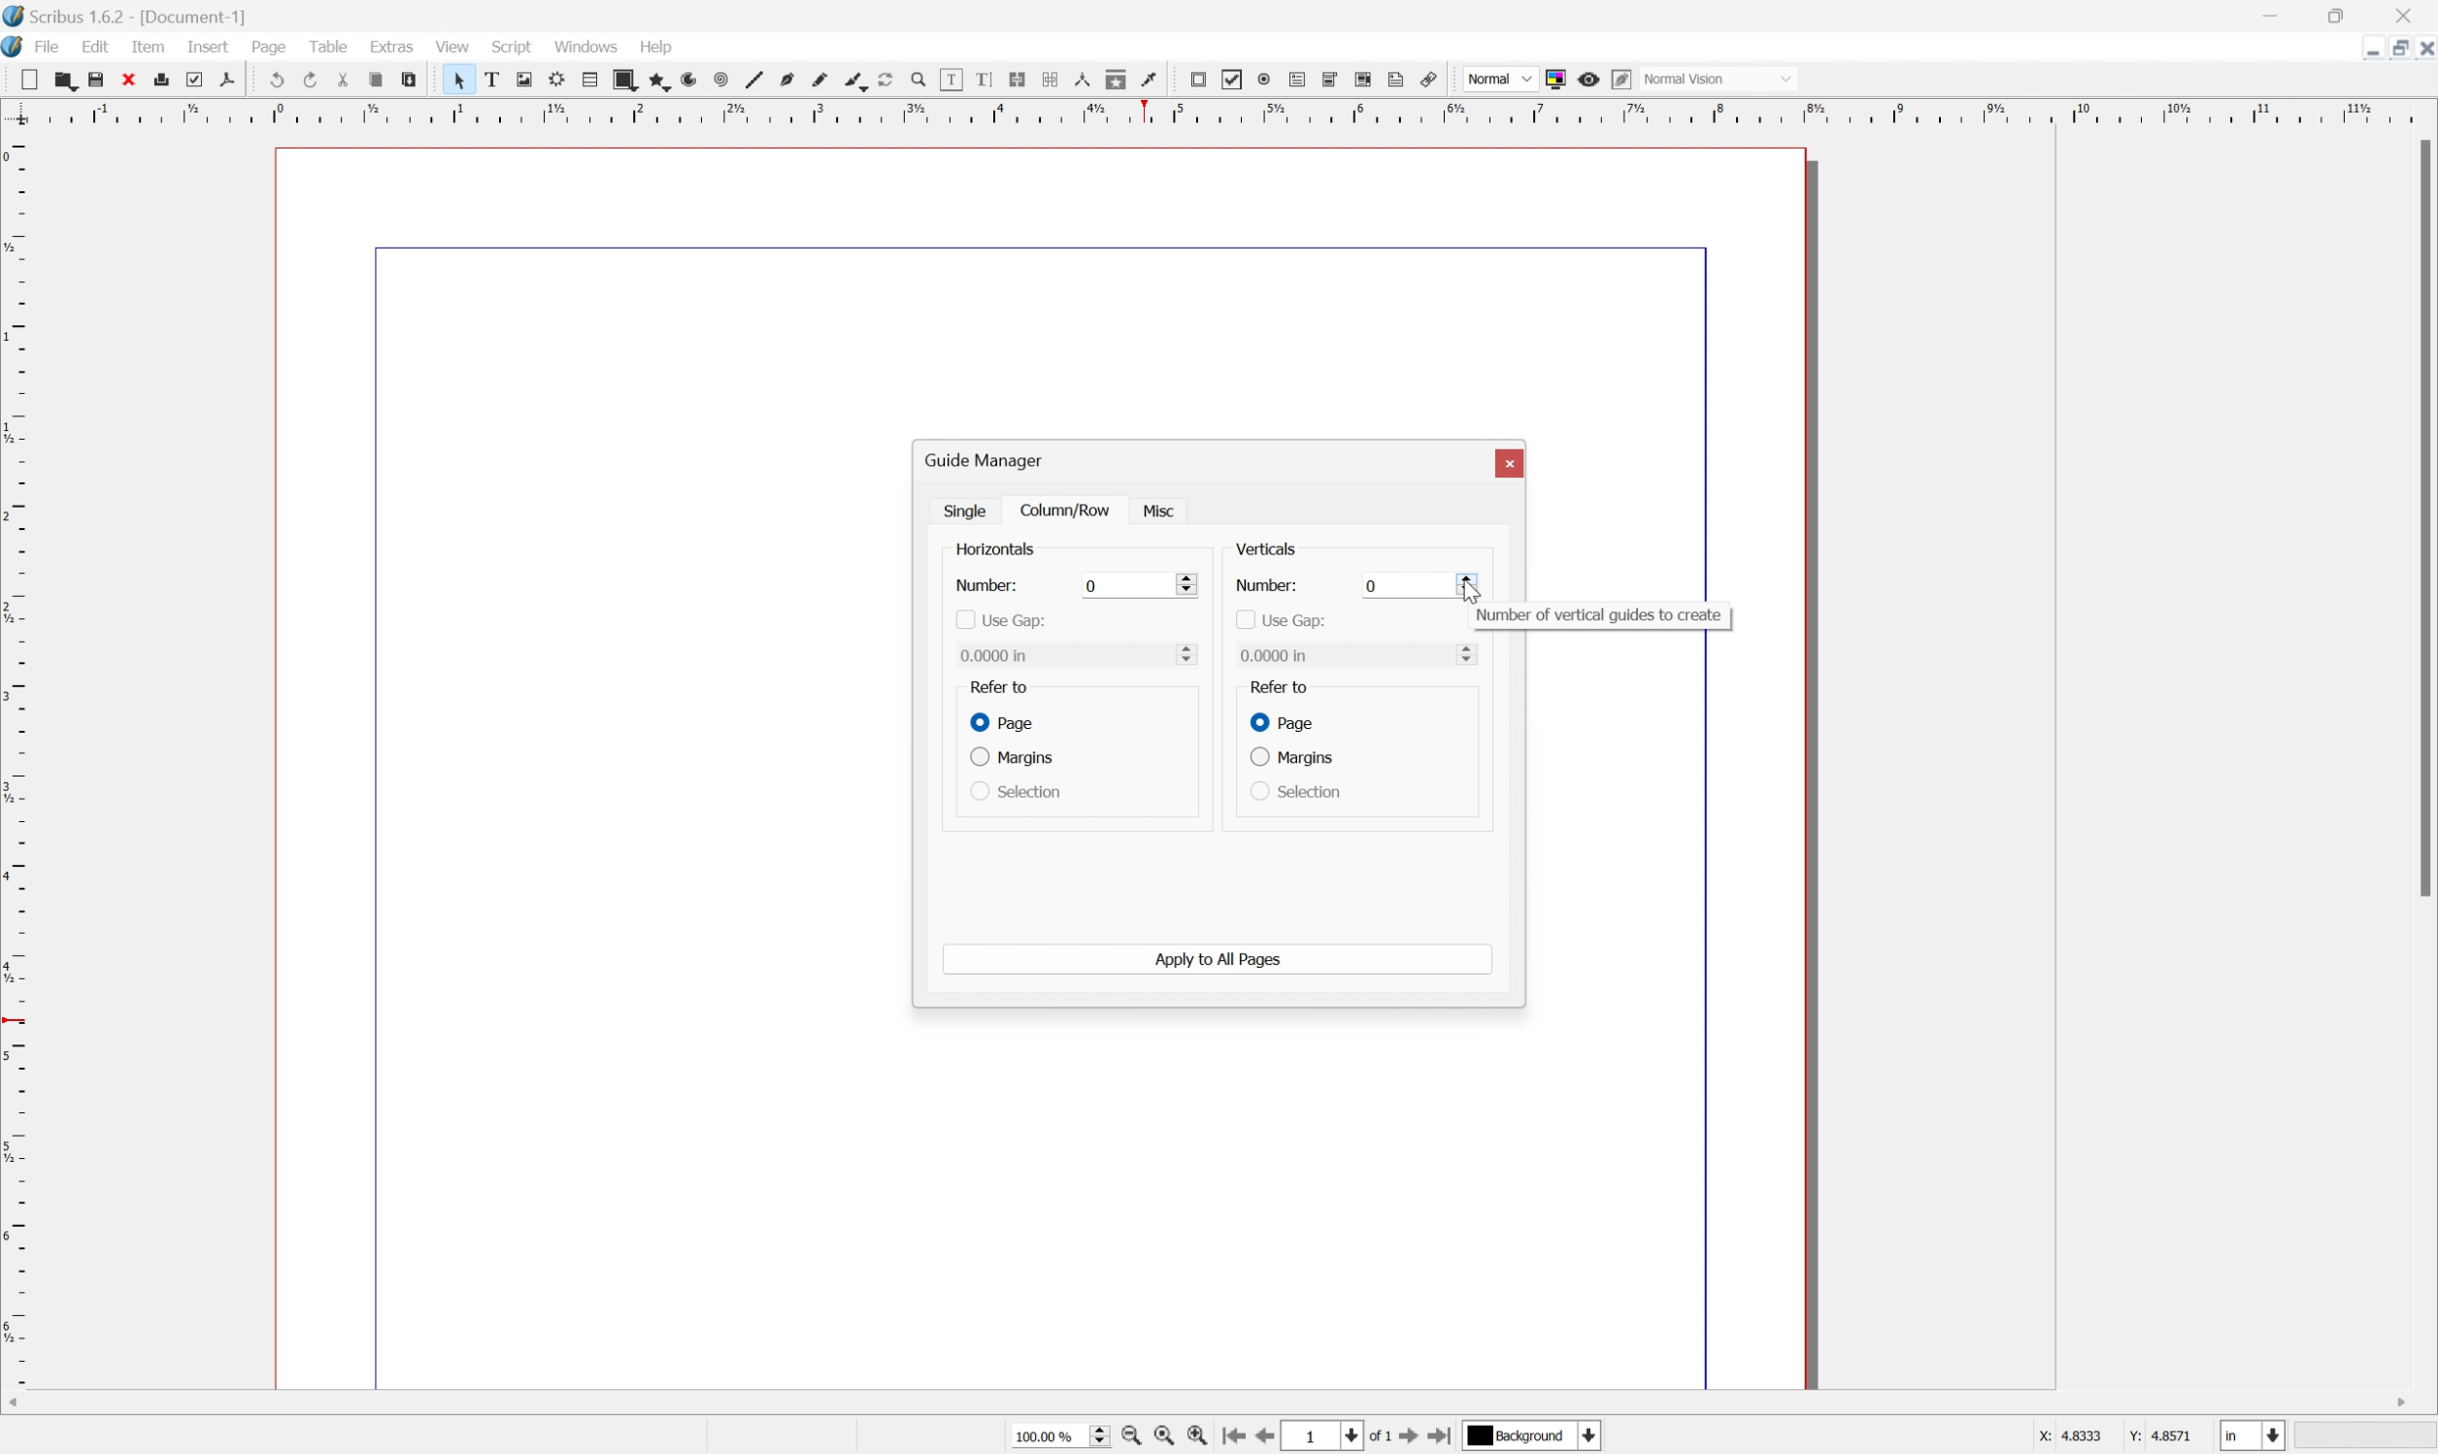 This screenshot has height=1454, width=2438. What do you see at coordinates (391, 47) in the screenshot?
I see `extras` at bounding box center [391, 47].